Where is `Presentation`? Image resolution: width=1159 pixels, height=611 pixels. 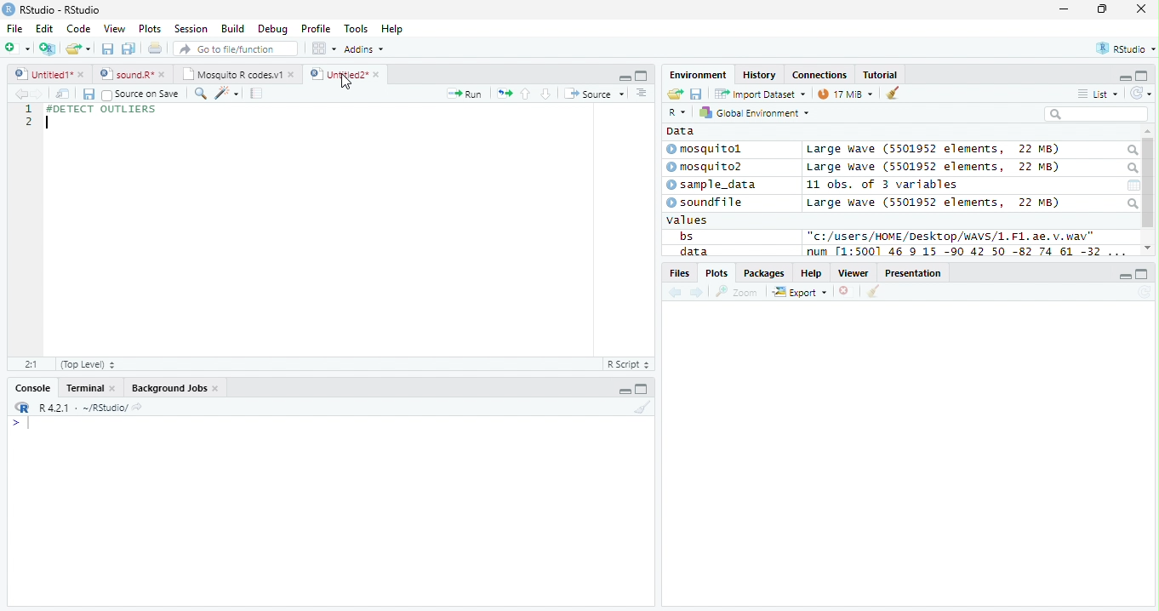 Presentation is located at coordinates (913, 272).